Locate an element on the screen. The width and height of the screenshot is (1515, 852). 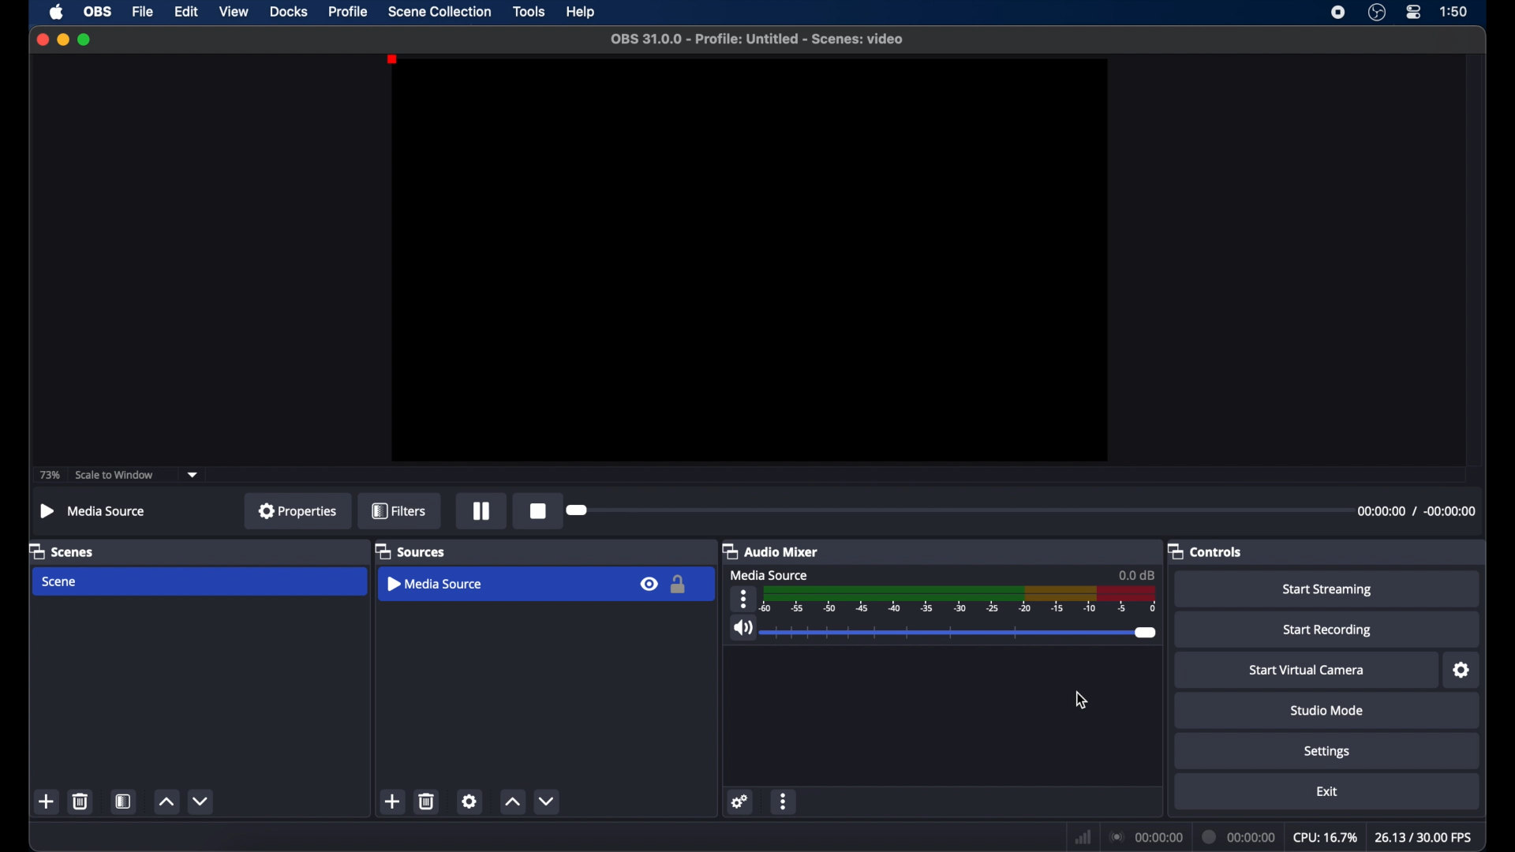
settings is located at coordinates (1329, 753).